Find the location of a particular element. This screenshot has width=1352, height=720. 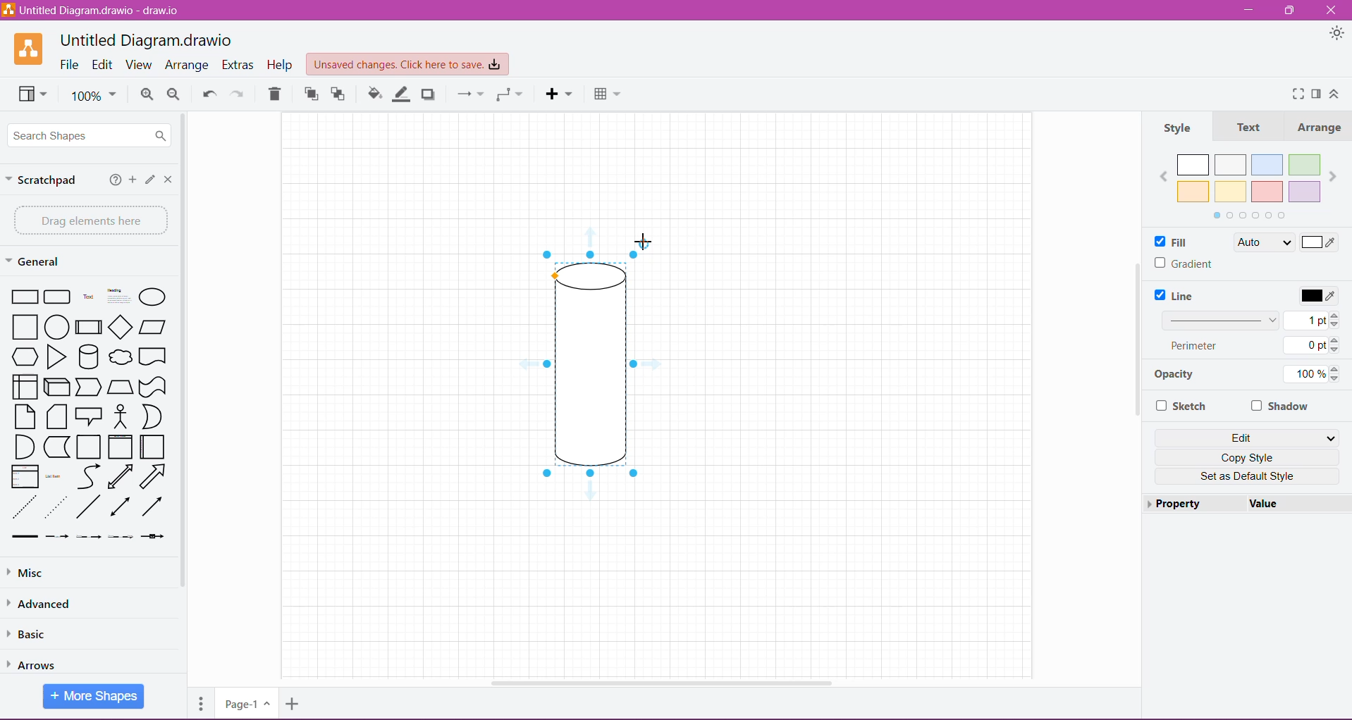

Arrows is located at coordinates (40, 662).